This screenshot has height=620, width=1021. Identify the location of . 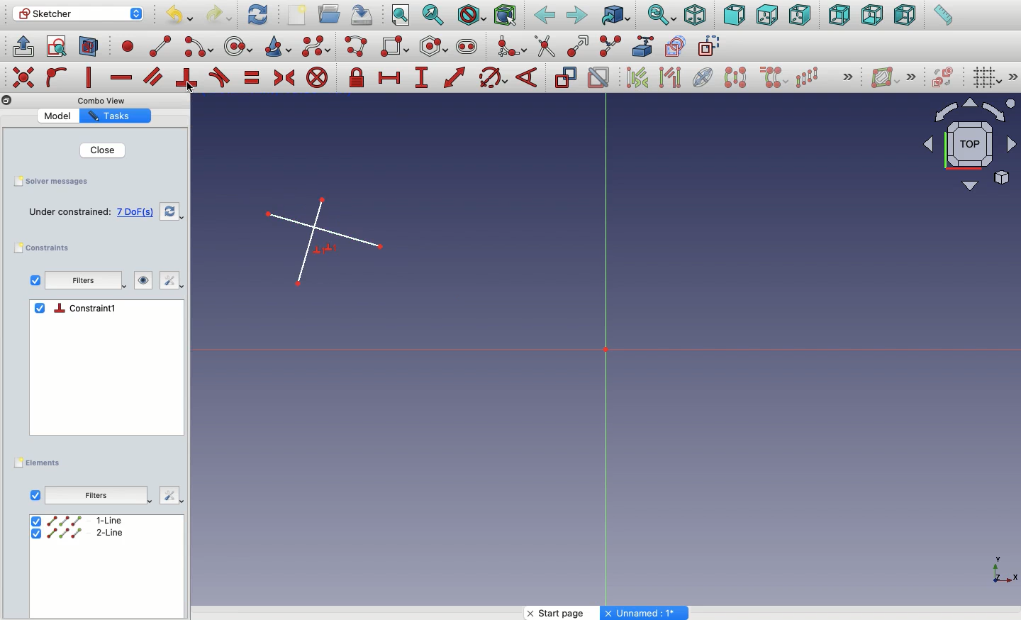
(1013, 77).